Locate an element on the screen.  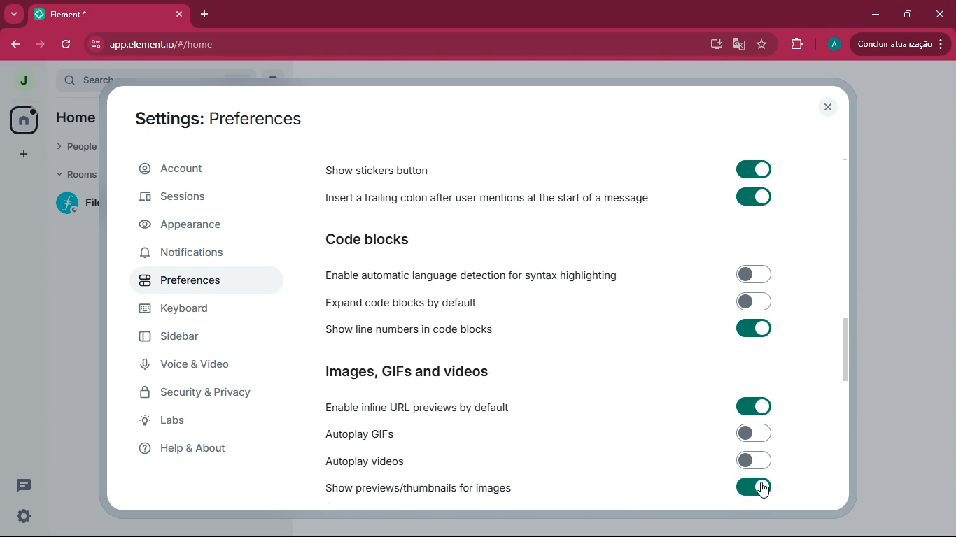
Voice & Video is located at coordinates (192, 366).